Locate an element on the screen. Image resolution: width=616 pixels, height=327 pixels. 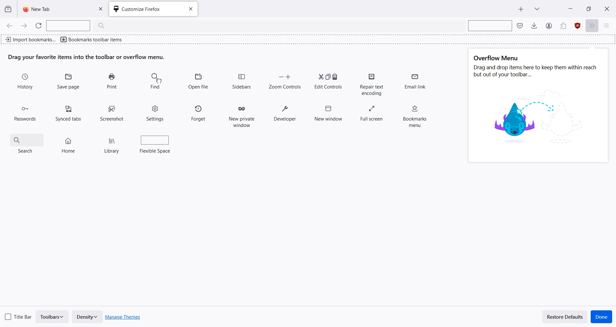
Prints is located at coordinates (112, 81).